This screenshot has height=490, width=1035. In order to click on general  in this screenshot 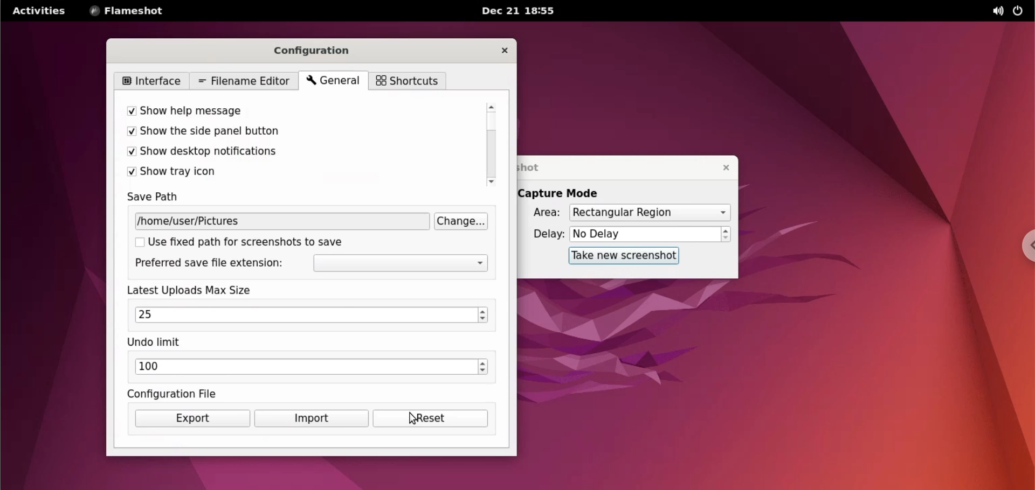, I will do `click(331, 81)`.